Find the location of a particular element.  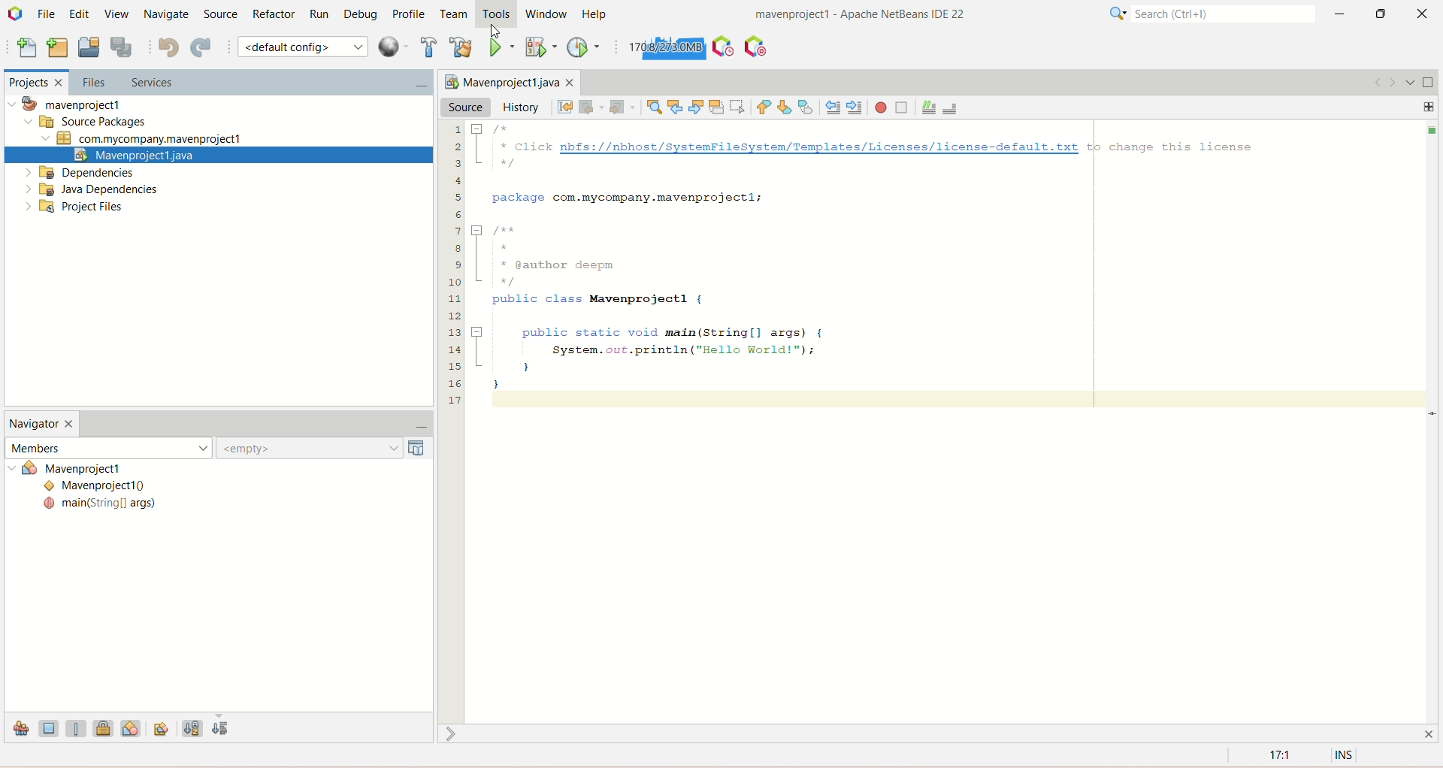

show inherited members is located at coordinates (20, 729).